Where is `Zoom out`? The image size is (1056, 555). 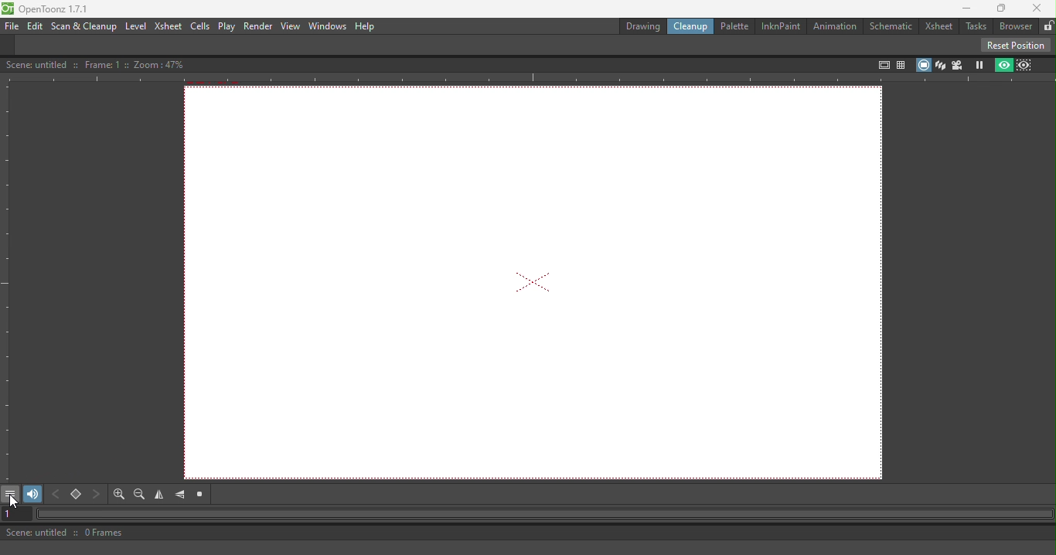 Zoom out is located at coordinates (142, 495).